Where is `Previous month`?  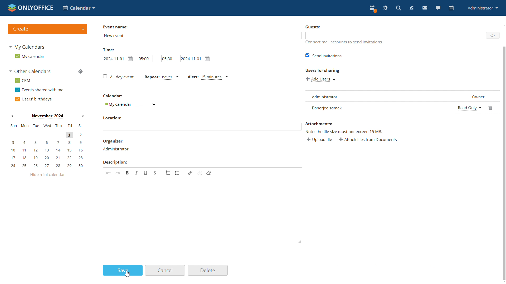 Previous month is located at coordinates (12, 116).